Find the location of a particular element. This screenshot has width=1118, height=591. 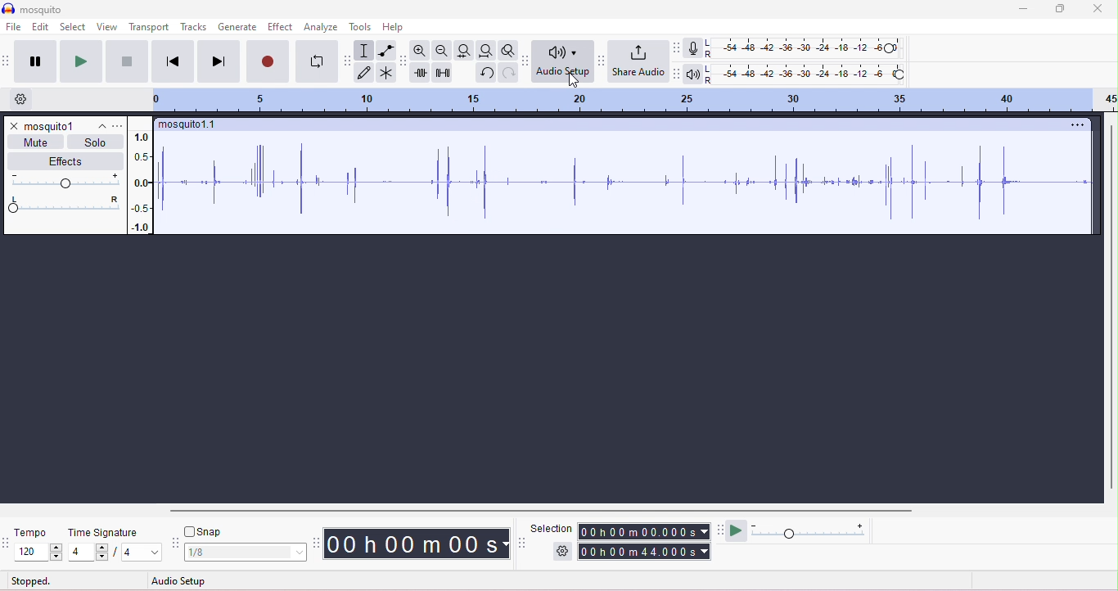

selection is located at coordinates (363, 51).